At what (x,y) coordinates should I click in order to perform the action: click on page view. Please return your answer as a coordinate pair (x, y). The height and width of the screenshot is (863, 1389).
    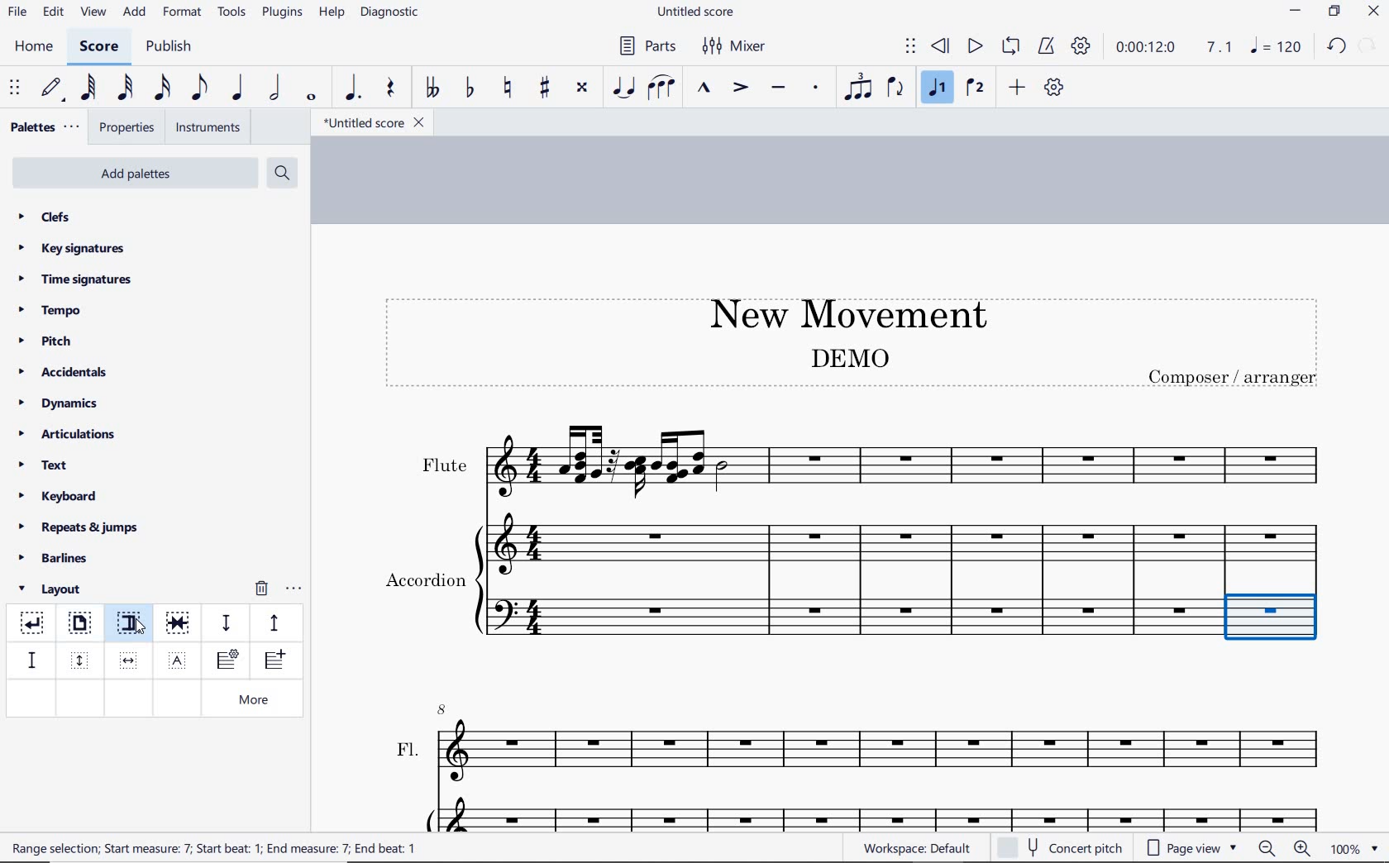
    Looking at the image, I should click on (1192, 848).